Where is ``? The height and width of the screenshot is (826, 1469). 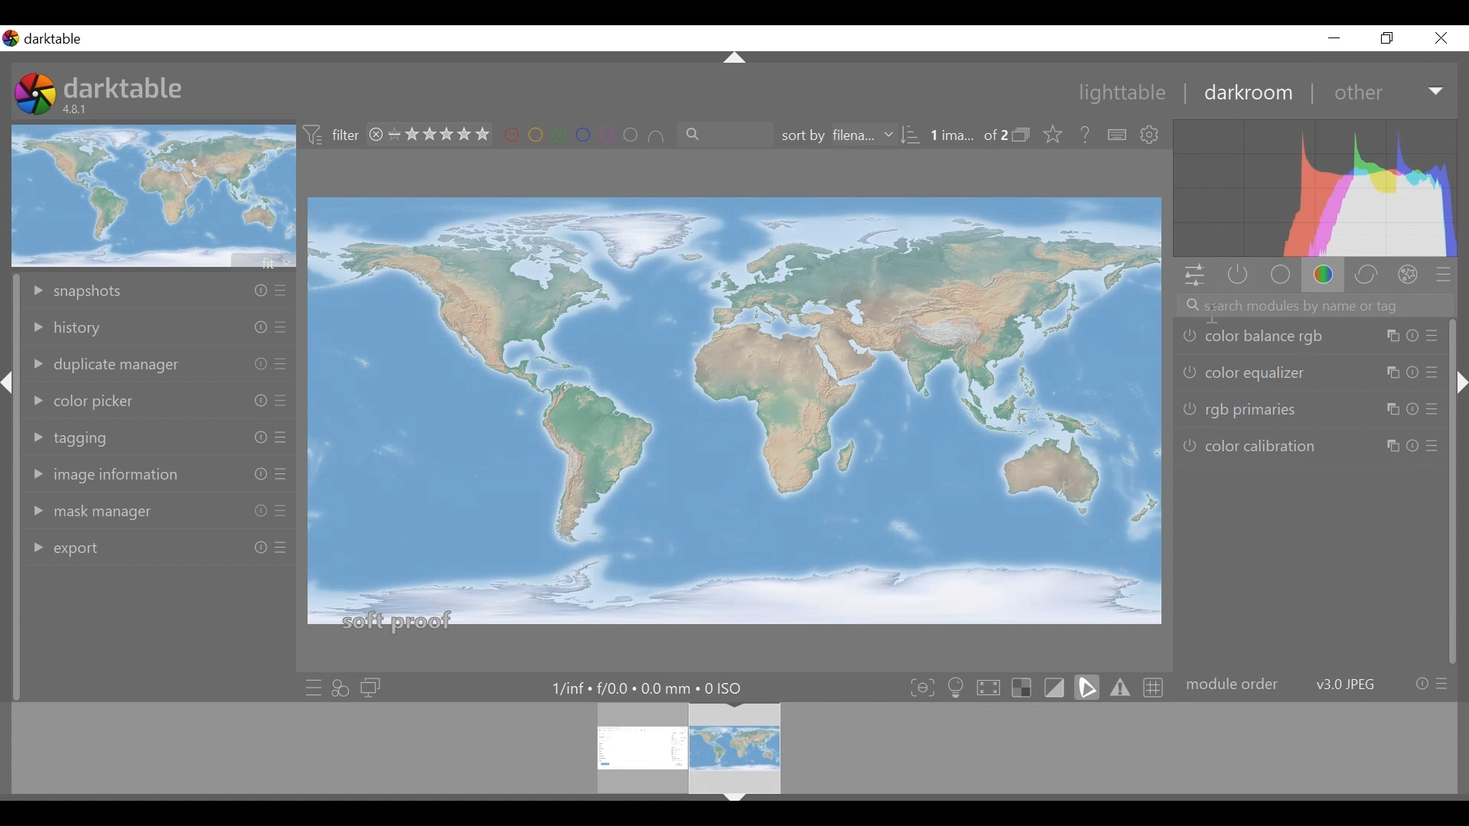
 is located at coordinates (252, 399).